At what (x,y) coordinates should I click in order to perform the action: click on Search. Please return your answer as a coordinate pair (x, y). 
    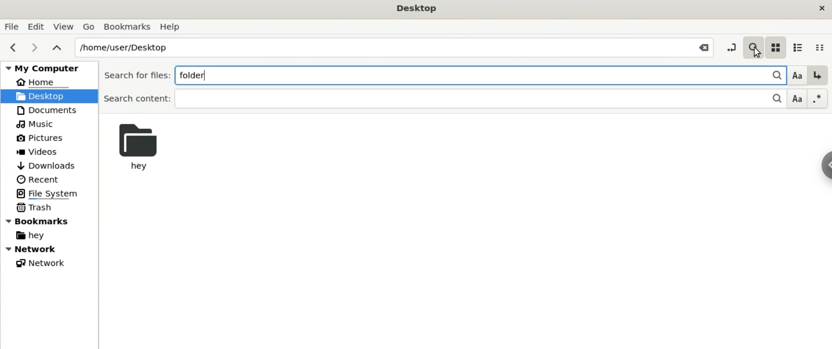
    Looking at the image, I should click on (773, 100).